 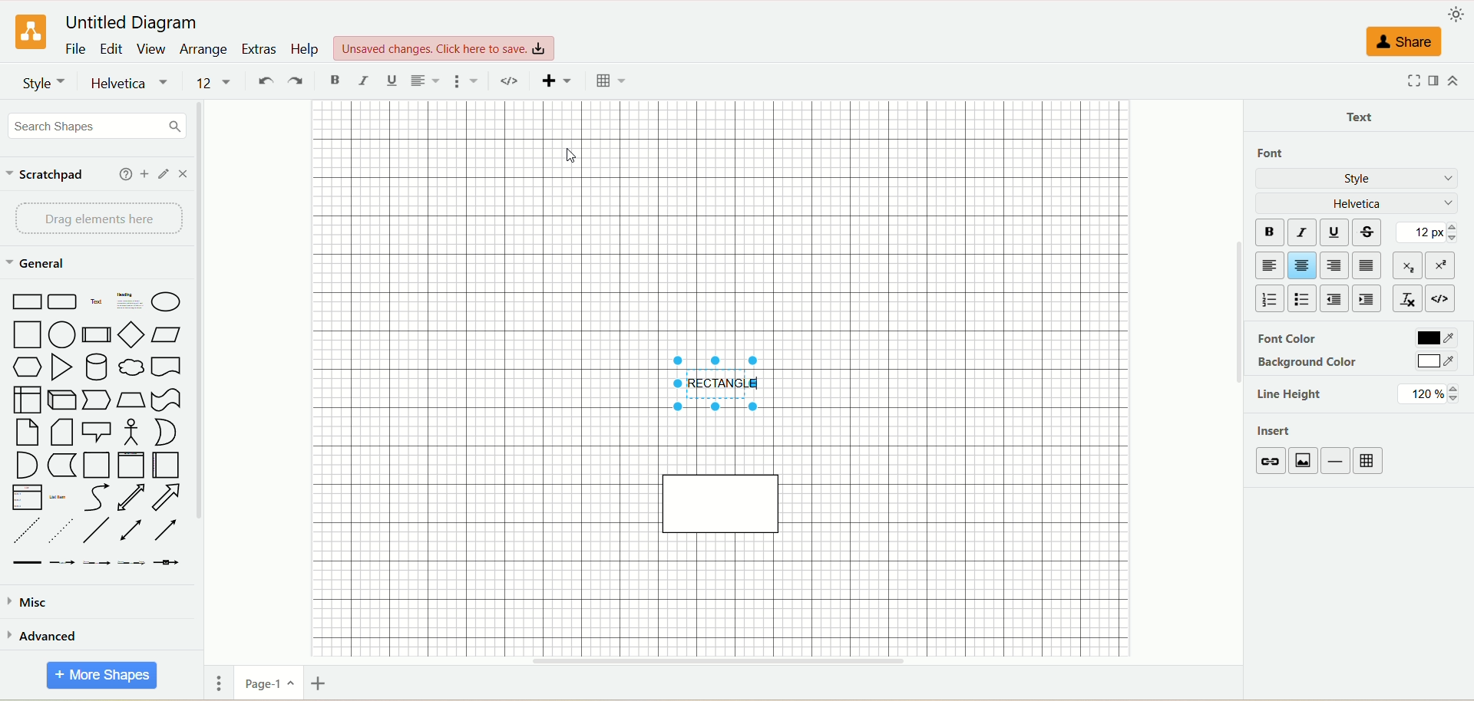 I want to click on dotted line, so click(x=61, y=530).